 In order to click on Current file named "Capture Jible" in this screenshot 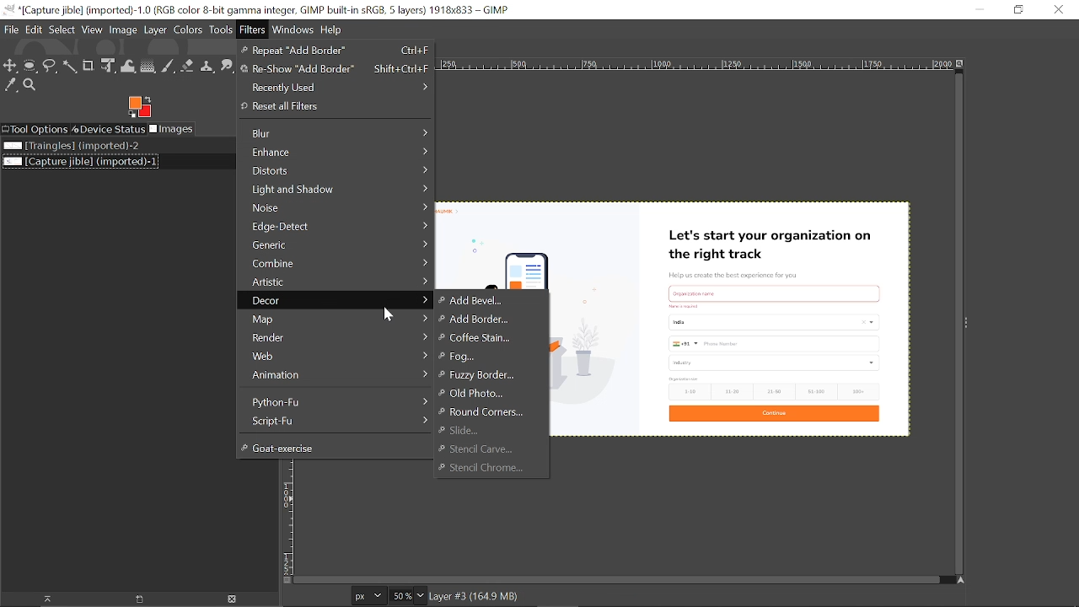, I will do `click(81, 161)`.